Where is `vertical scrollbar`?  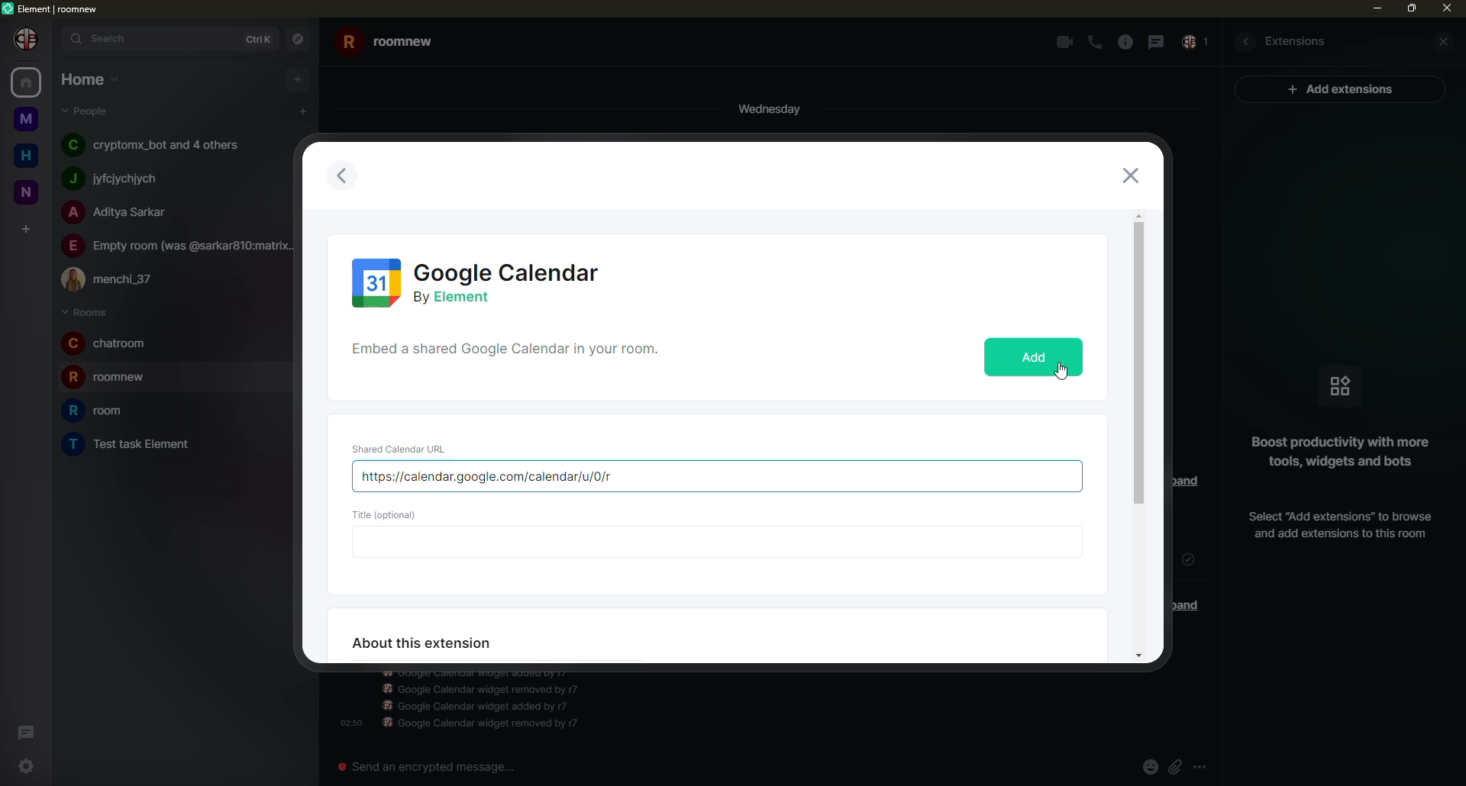 vertical scrollbar is located at coordinates (1457, 415).